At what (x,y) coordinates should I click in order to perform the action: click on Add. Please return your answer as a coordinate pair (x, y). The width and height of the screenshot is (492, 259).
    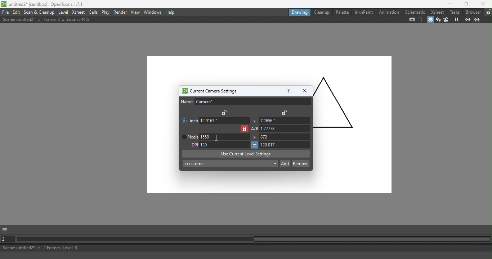
    Looking at the image, I should click on (285, 163).